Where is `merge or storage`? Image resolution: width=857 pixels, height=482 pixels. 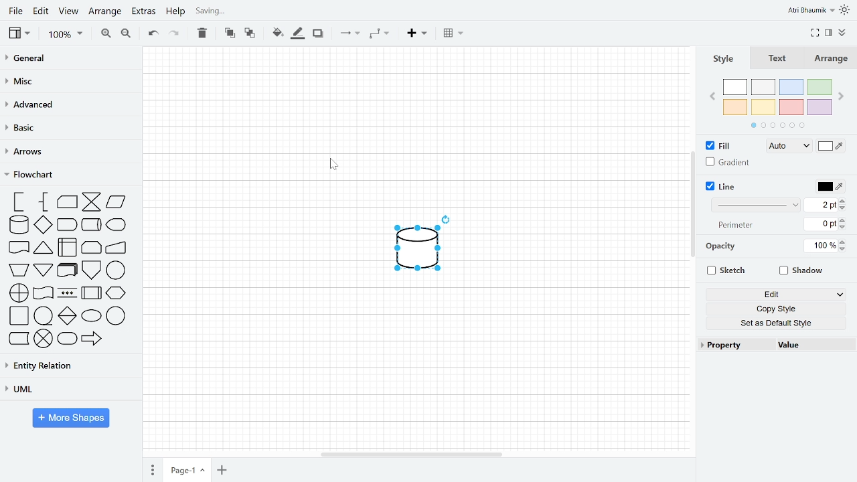 merge or storage is located at coordinates (44, 270).